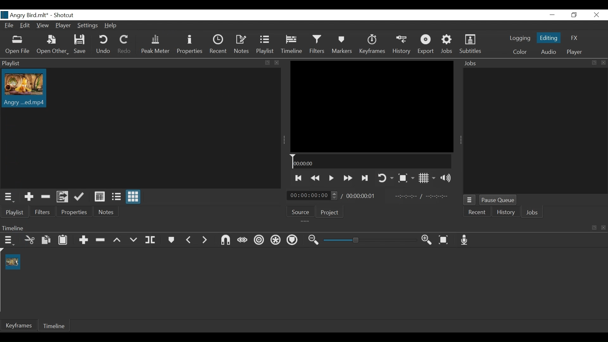 The width and height of the screenshot is (608, 342). Describe the element at coordinates (535, 130) in the screenshot. I see `Jobs Panel` at that location.